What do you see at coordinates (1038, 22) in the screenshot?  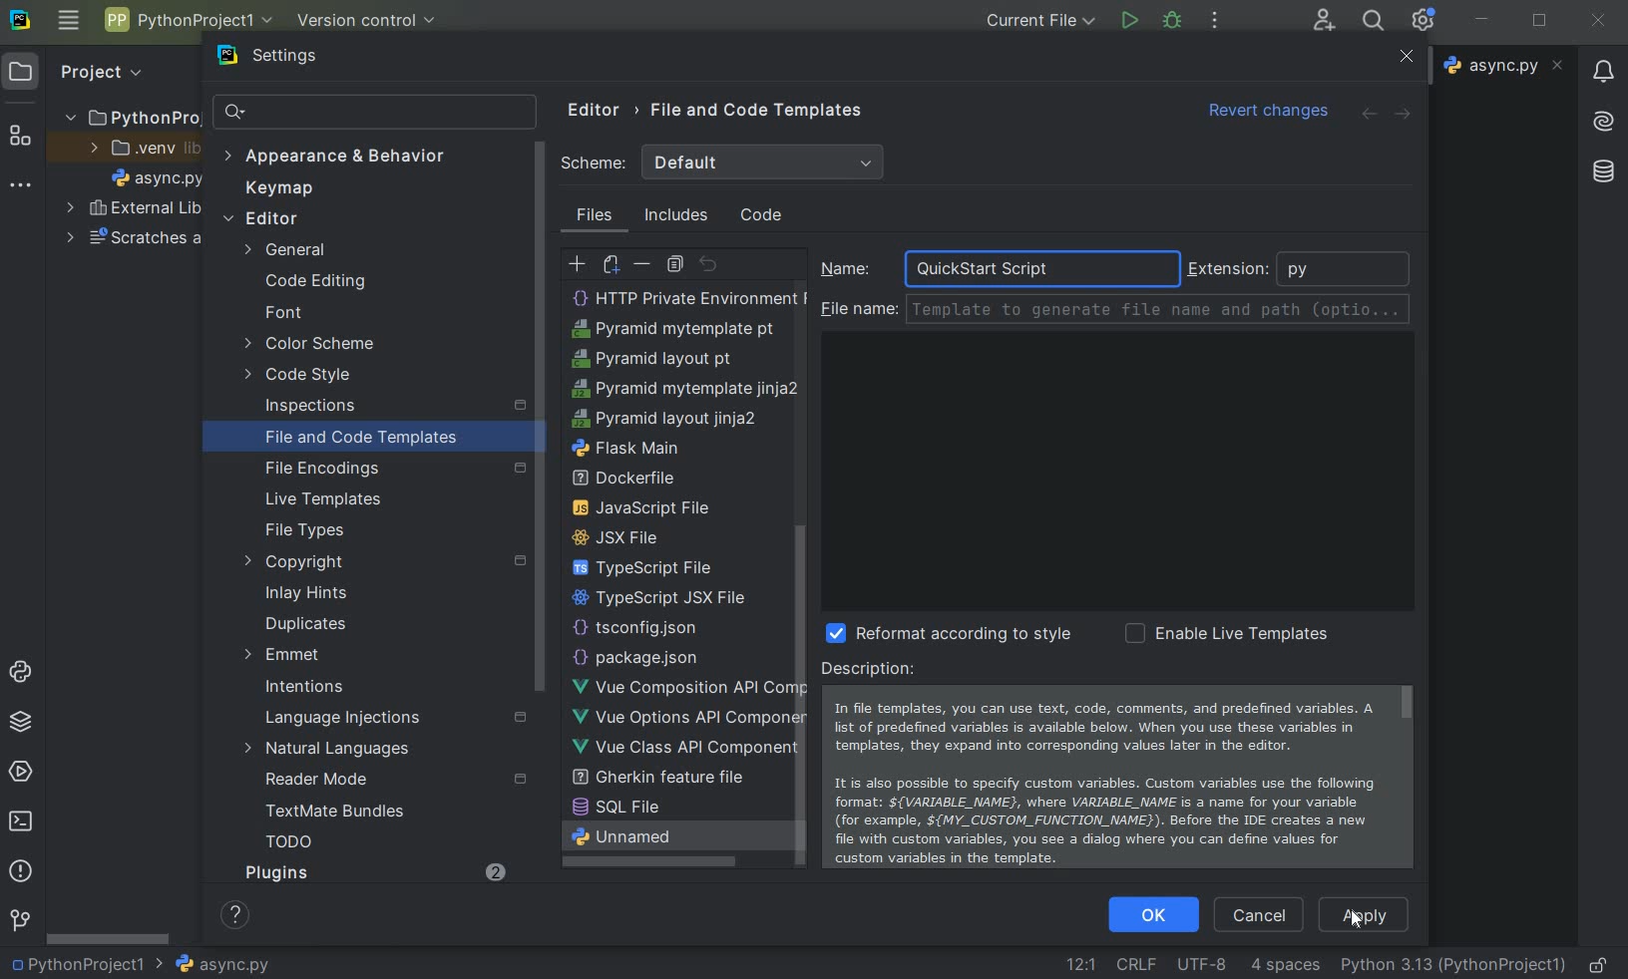 I see `current file` at bounding box center [1038, 22].